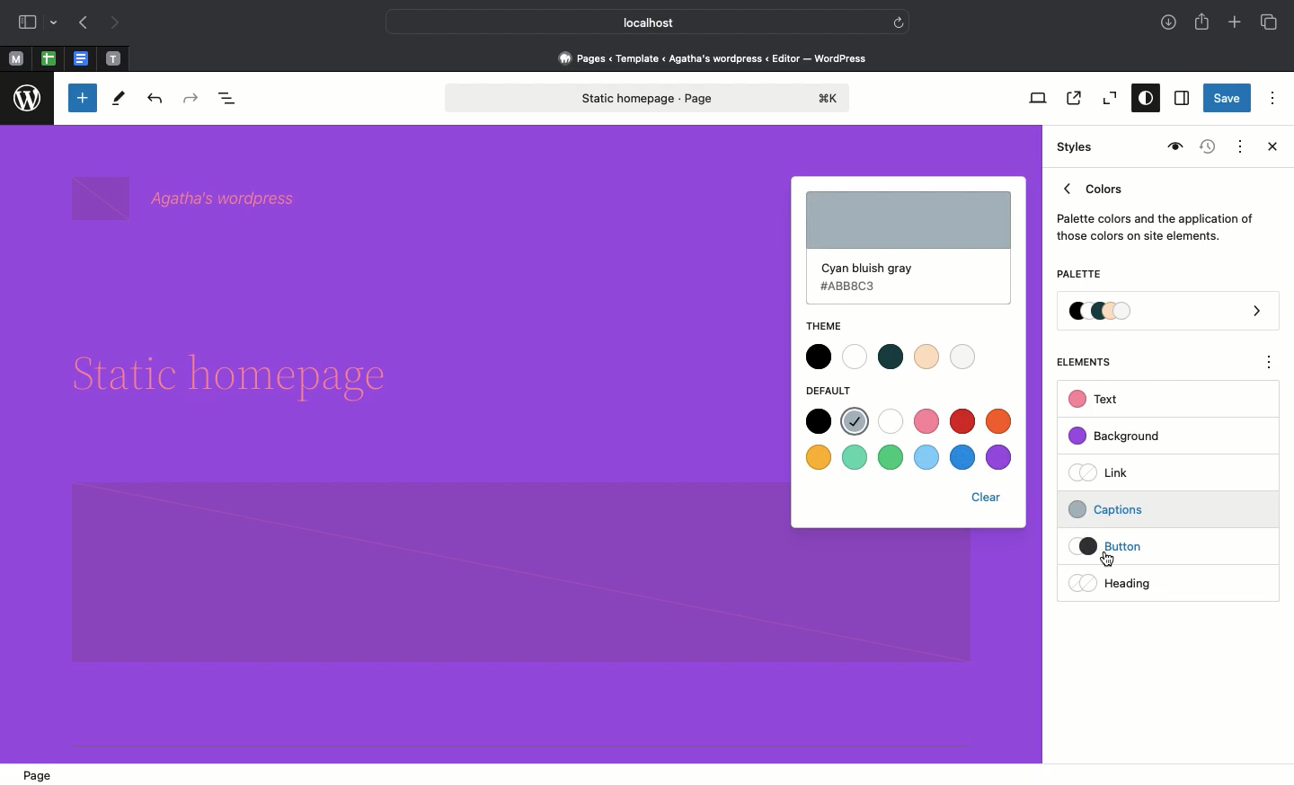 The image size is (1294, 785). What do you see at coordinates (83, 98) in the screenshot?
I see `Toggle blocker` at bounding box center [83, 98].